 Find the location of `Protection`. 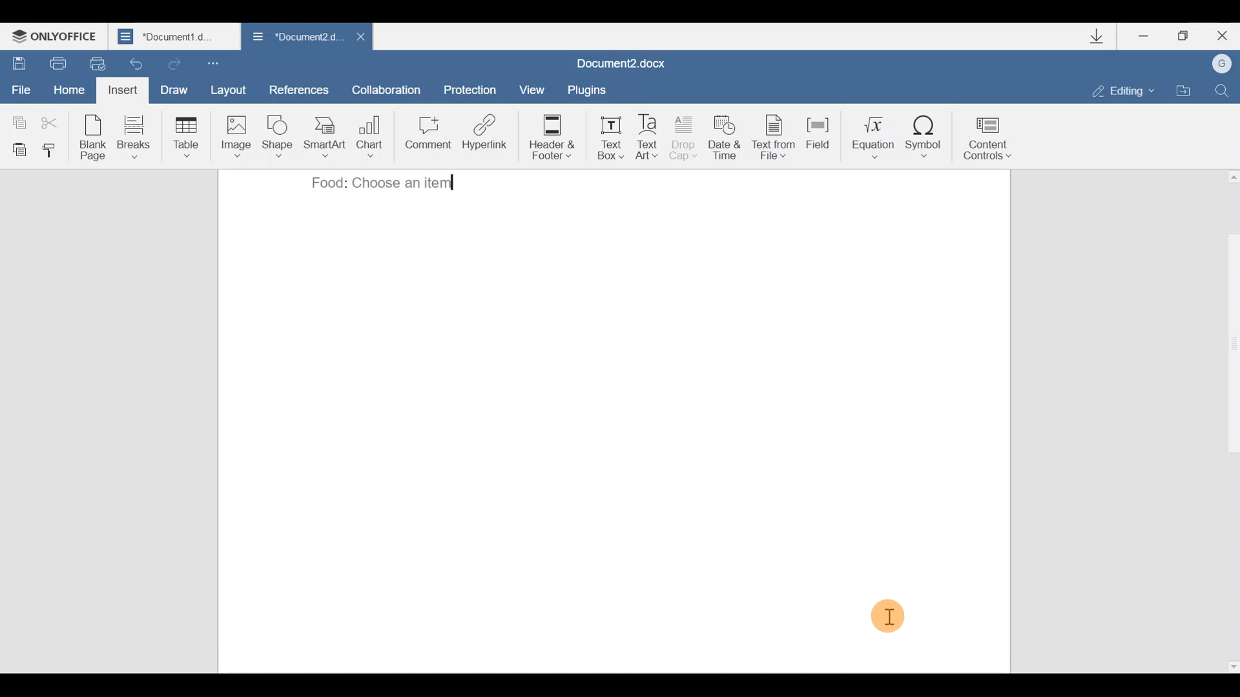

Protection is located at coordinates (470, 85).